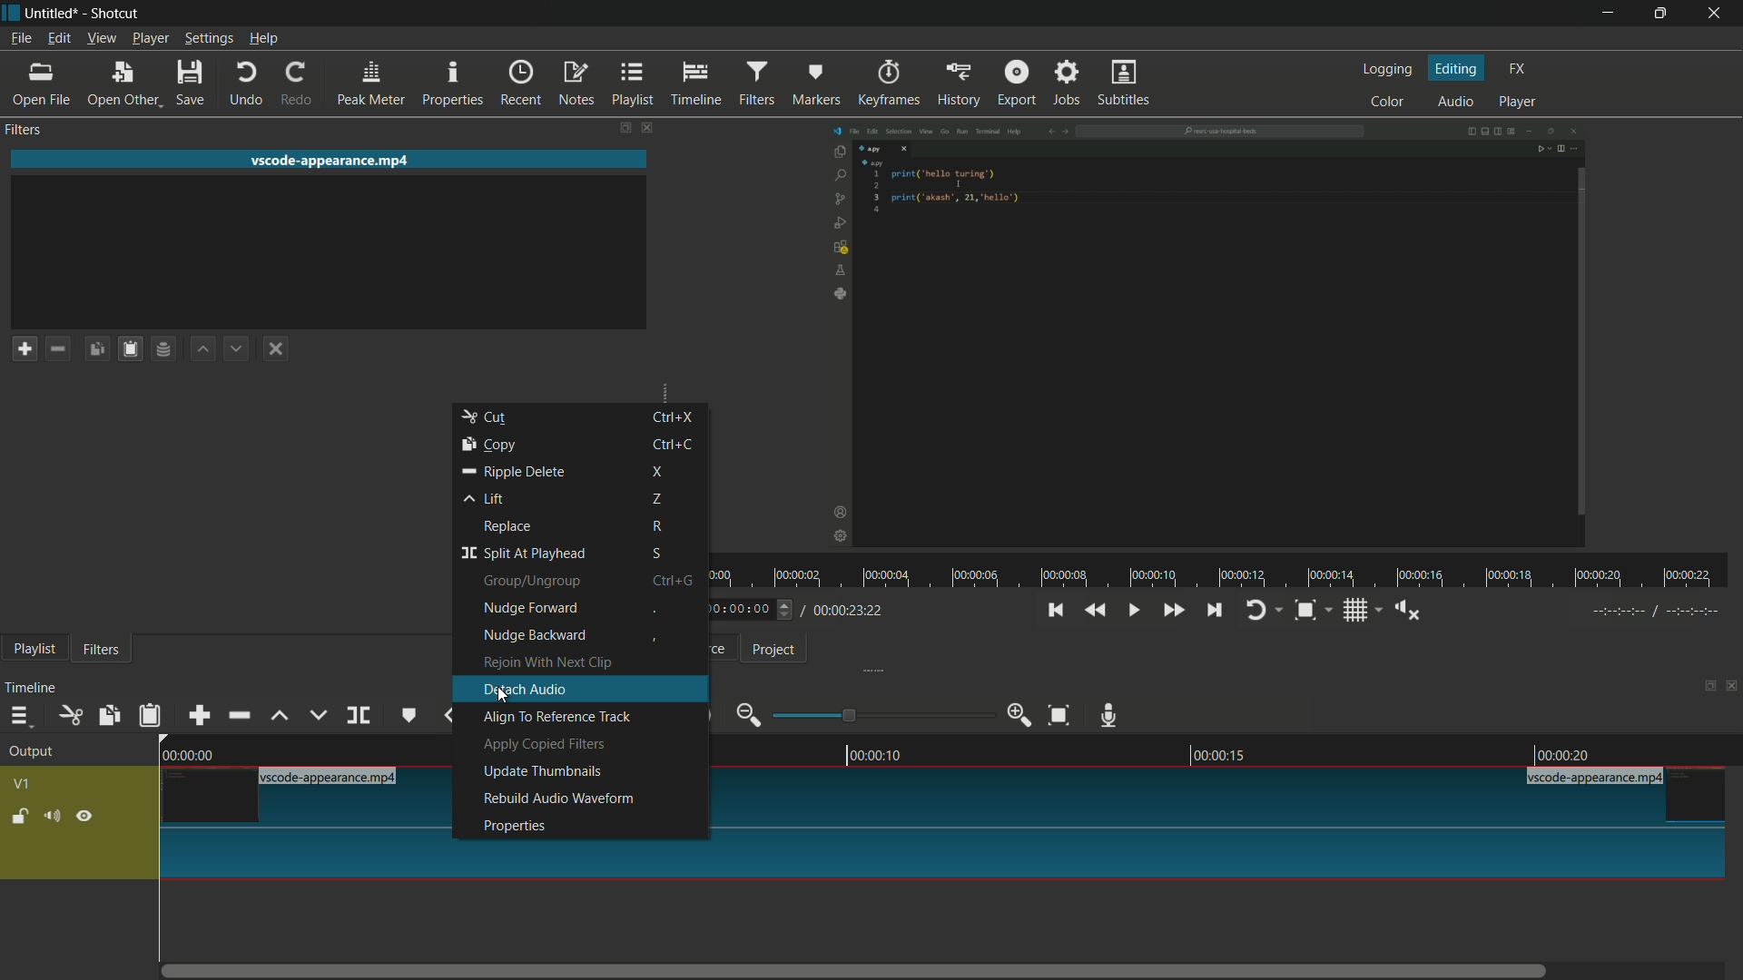 This screenshot has width=1743, height=980. What do you see at coordinates (276, 349) in the screenshot?
I see `deselect the filter` at bounding box center [276, 349].